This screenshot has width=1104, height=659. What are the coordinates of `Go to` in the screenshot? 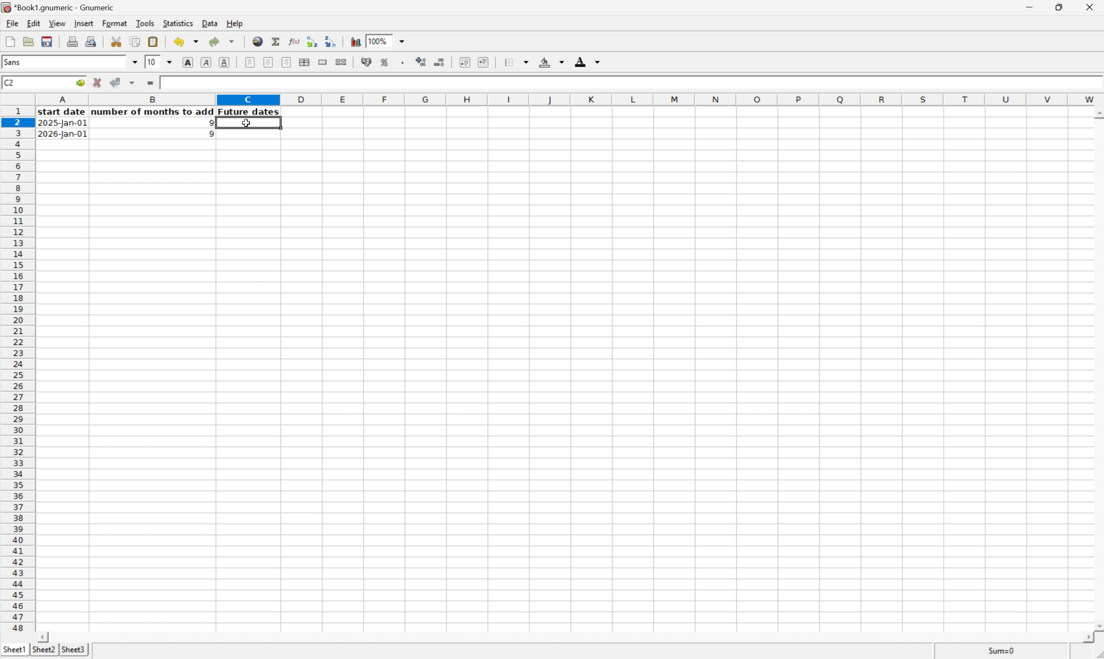 It's located at (80, 83).